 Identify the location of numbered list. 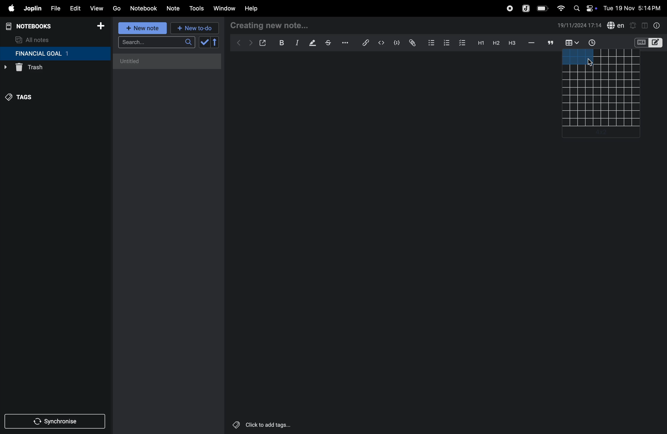
(446, 43).